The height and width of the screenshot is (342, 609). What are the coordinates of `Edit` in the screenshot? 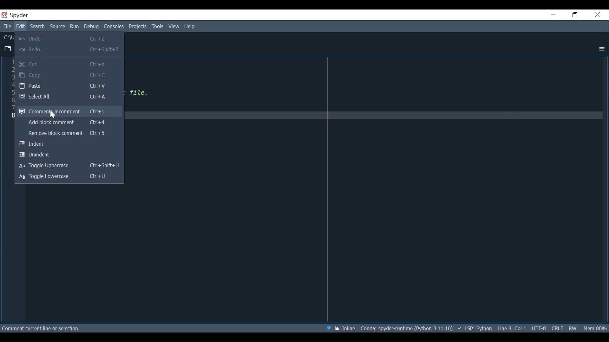 It's located at (22, 27).